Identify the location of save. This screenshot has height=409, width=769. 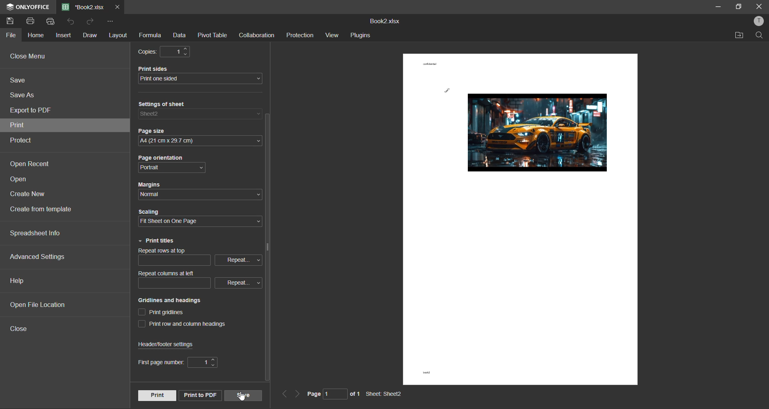
(11, 21).